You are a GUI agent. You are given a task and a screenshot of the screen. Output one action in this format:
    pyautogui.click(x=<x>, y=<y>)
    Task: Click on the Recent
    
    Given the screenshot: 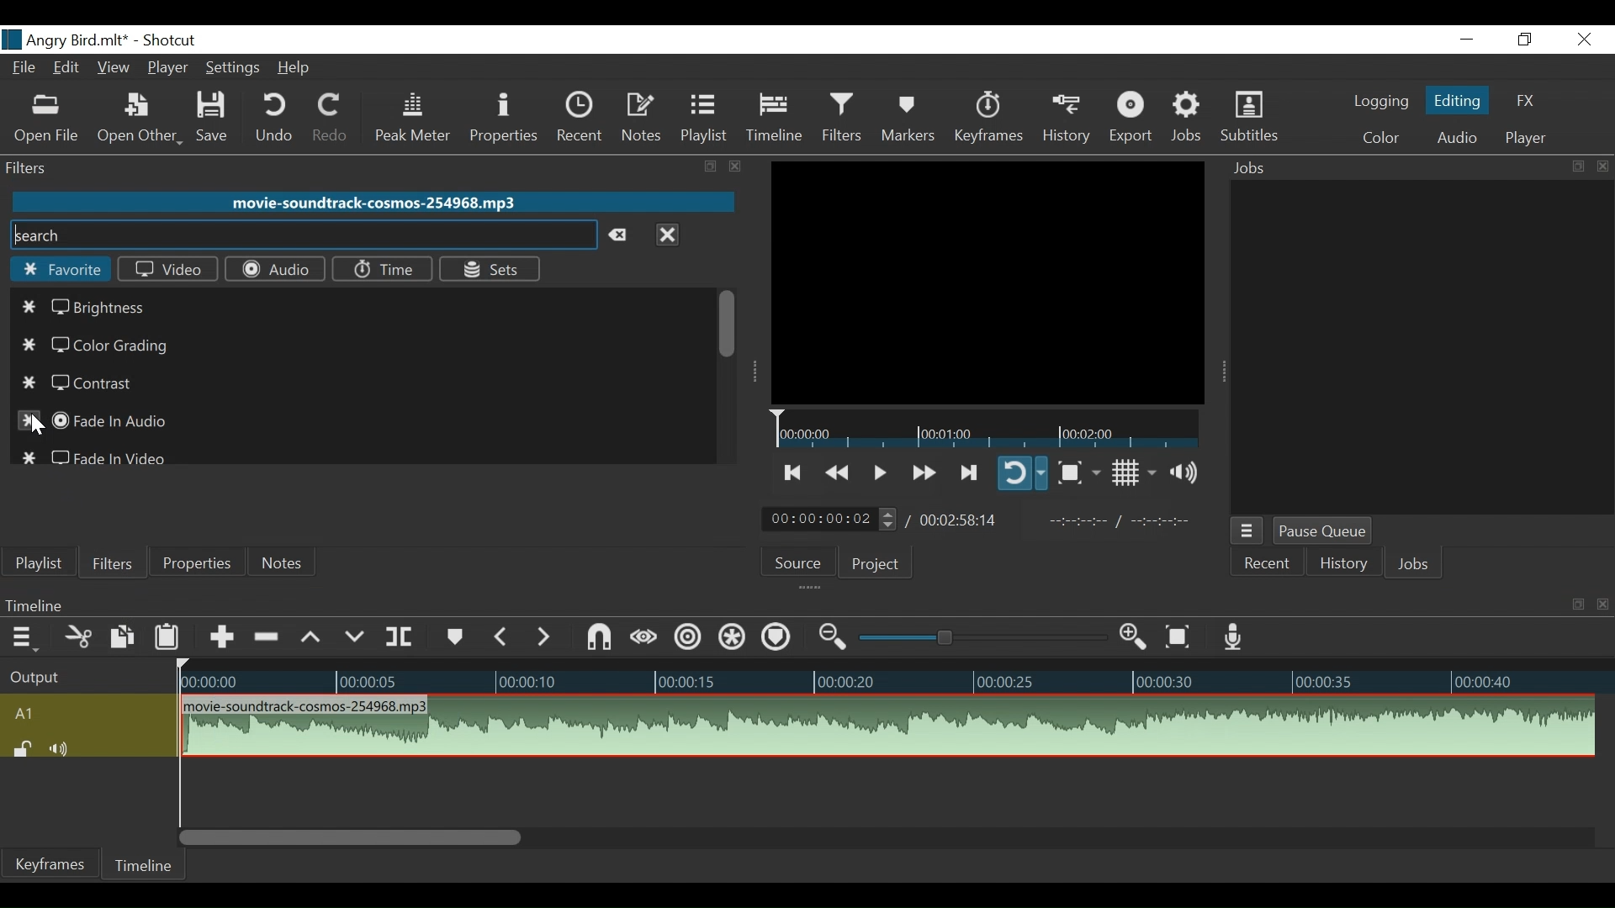 What is the action you would take?
    pyautogui.click(x=1268, y=563)
    